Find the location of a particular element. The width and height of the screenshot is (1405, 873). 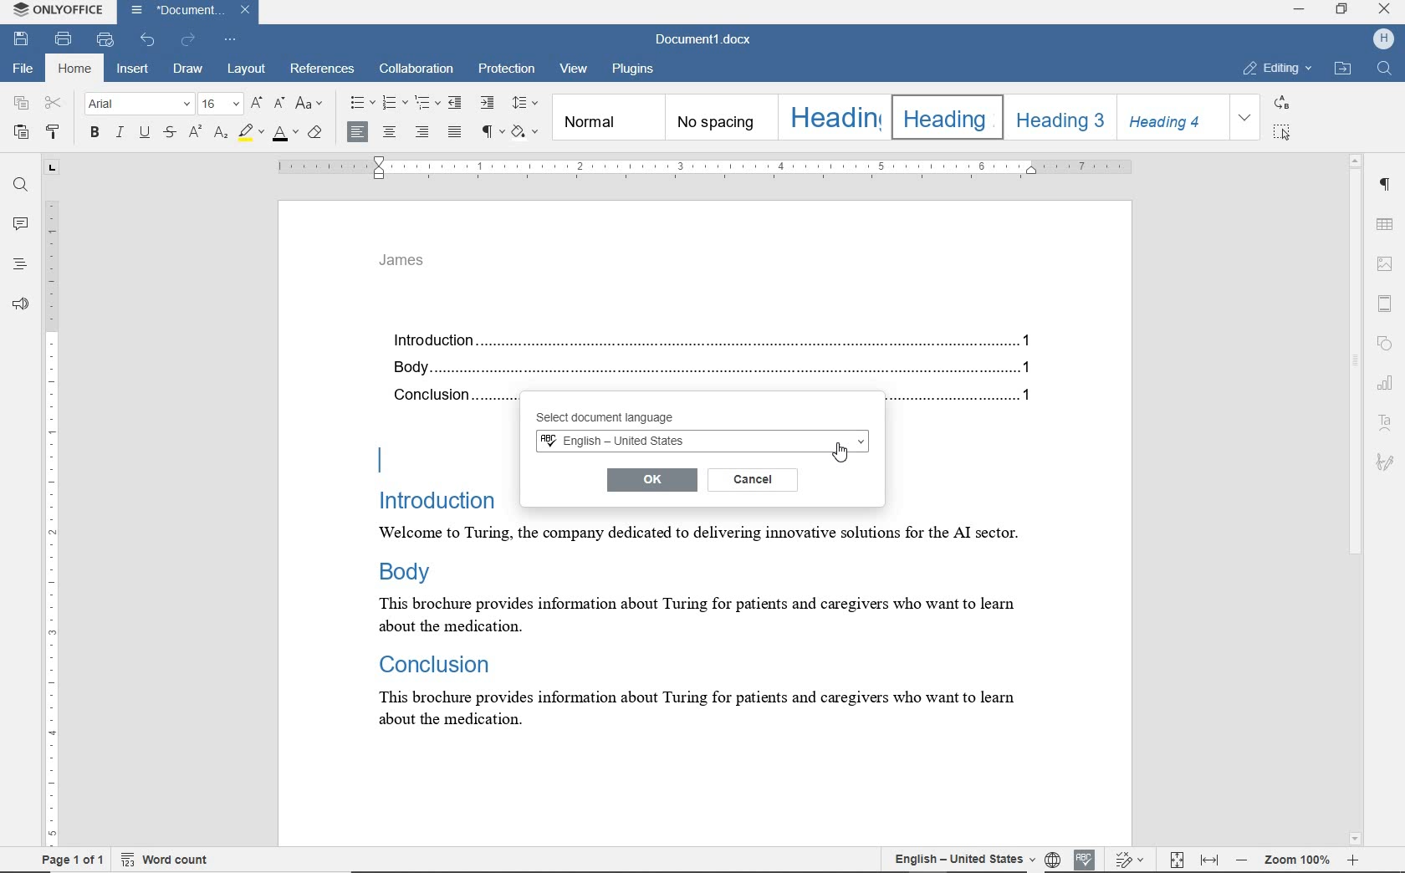

page 1 of 1 is located at coordinates (70, 861).